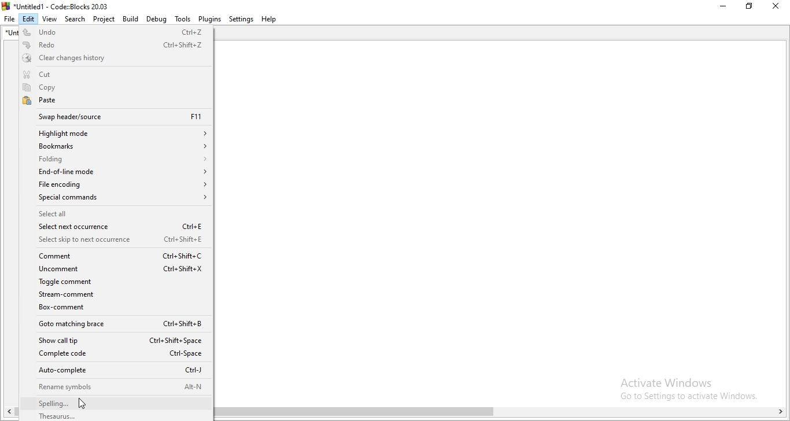  What do you see at coordinates (114, 172) in the screenshot?
I see `End-of-line mode` at bounding box center [114, 172].